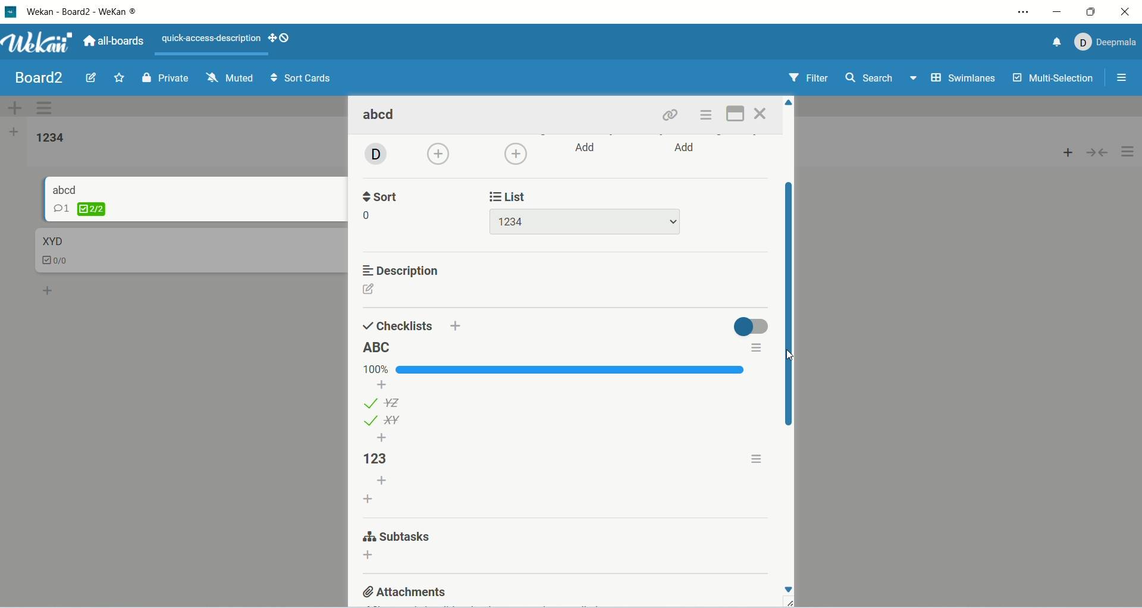  What do you see at coordinates (396, 538) in the screenshot?
I see `subtasks` at bounding box center [396, 538].